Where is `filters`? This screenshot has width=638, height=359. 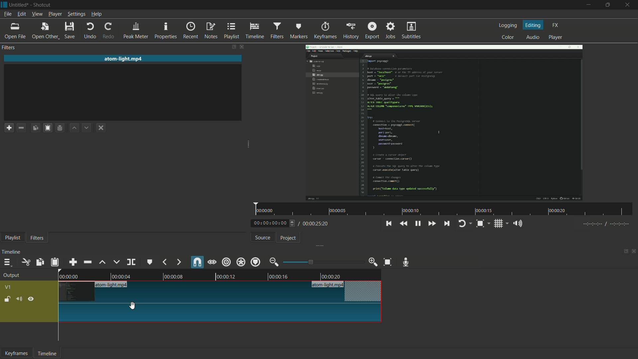
filters is located at coordinates (8, 48).